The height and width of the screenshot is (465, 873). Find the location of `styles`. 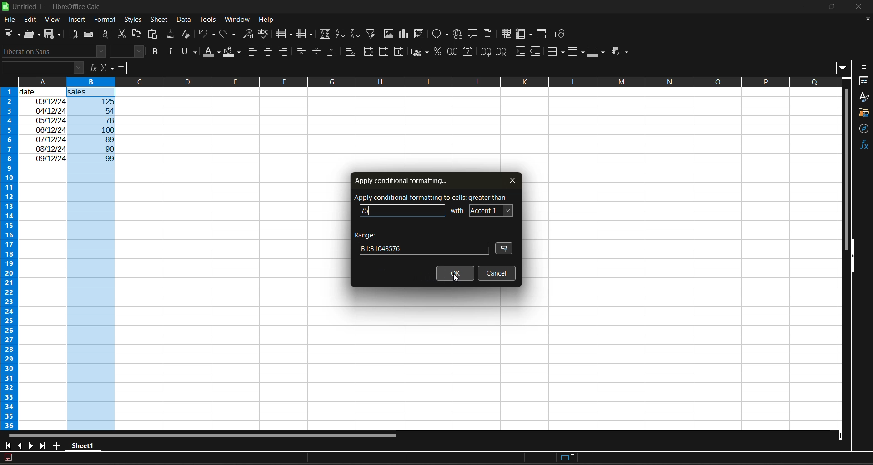

styles is located at coordinates (134, 19).